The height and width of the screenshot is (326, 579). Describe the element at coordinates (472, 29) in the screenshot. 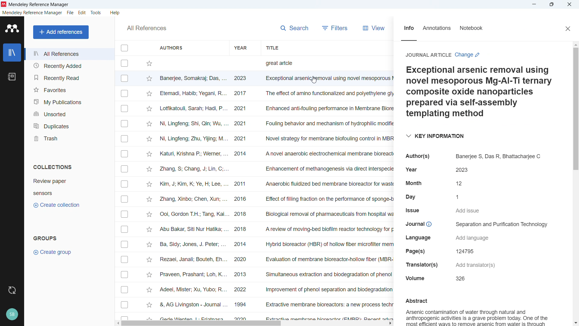

I see `Notebook ` at that location.